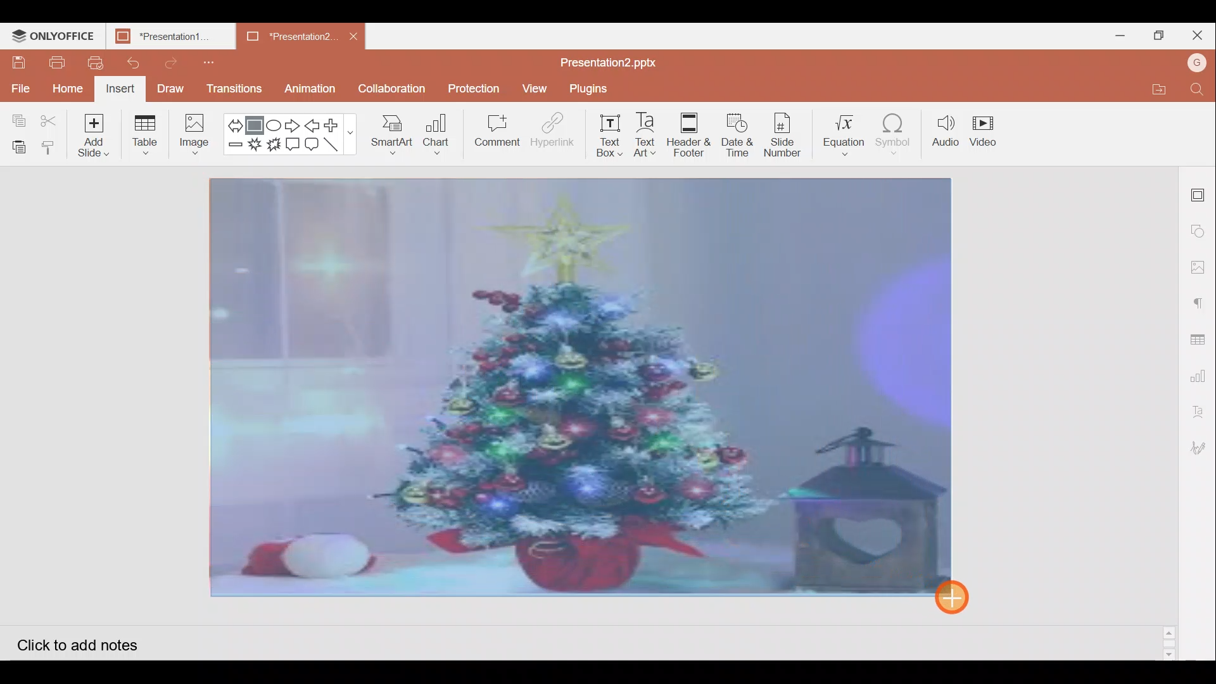  Describe the element at coordinates (1203, 298) in the screenshot. I see `Paragraph settings` at that location.